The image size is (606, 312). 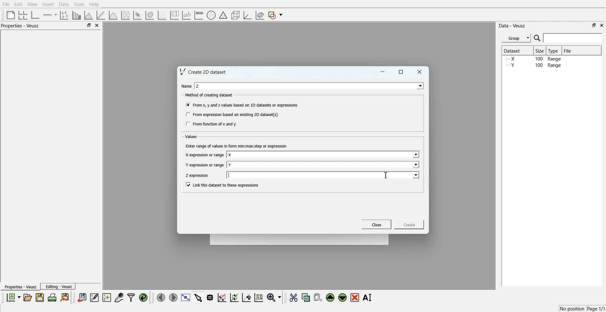 I want to click on Y 100 Range, so click(x=534, y=65).